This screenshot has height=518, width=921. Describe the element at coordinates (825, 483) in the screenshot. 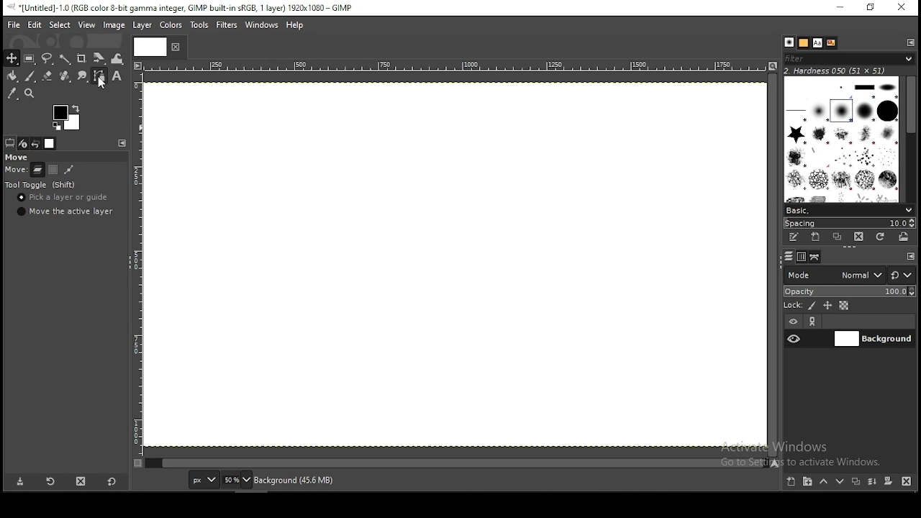

I see `move layer one step up` at that location.